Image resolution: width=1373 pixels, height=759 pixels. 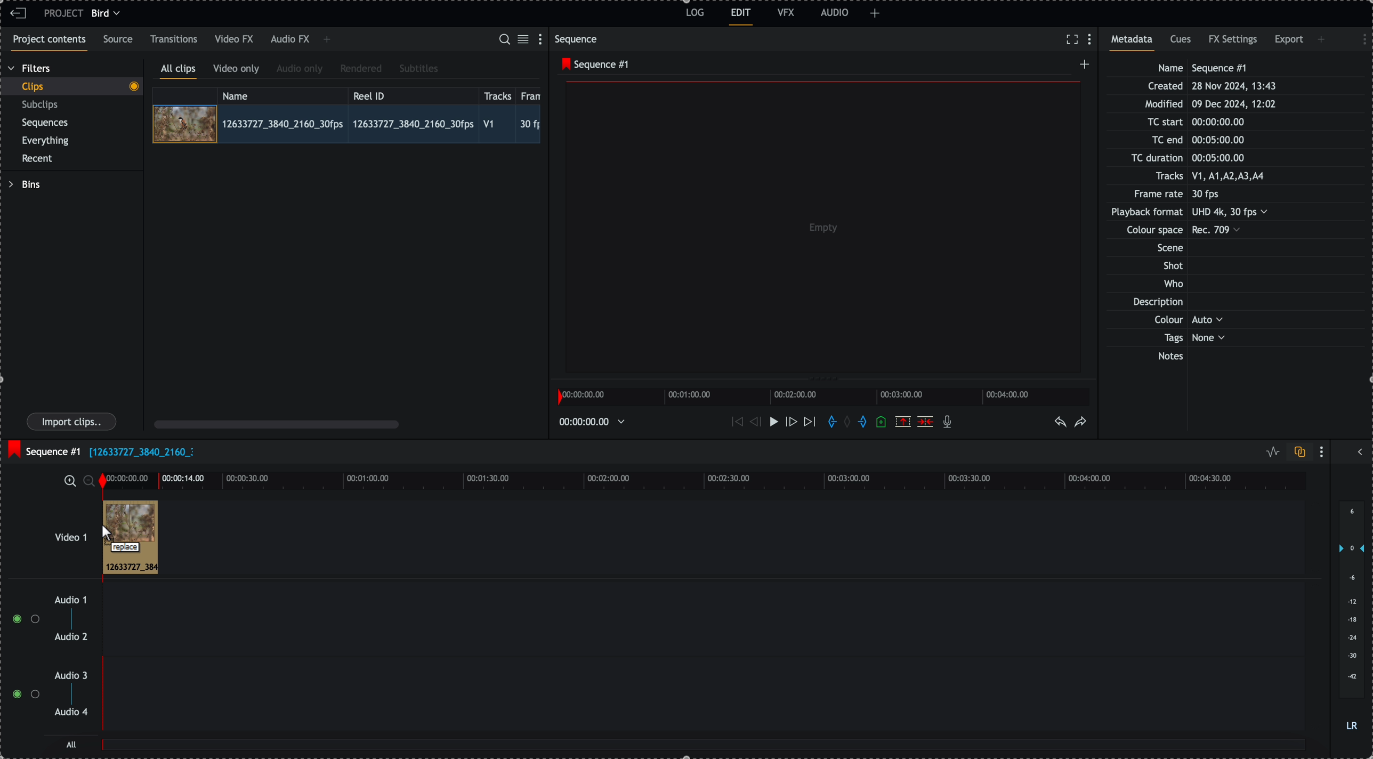 I want to click on toggle auto track sync, so click(x=1297, y=453).